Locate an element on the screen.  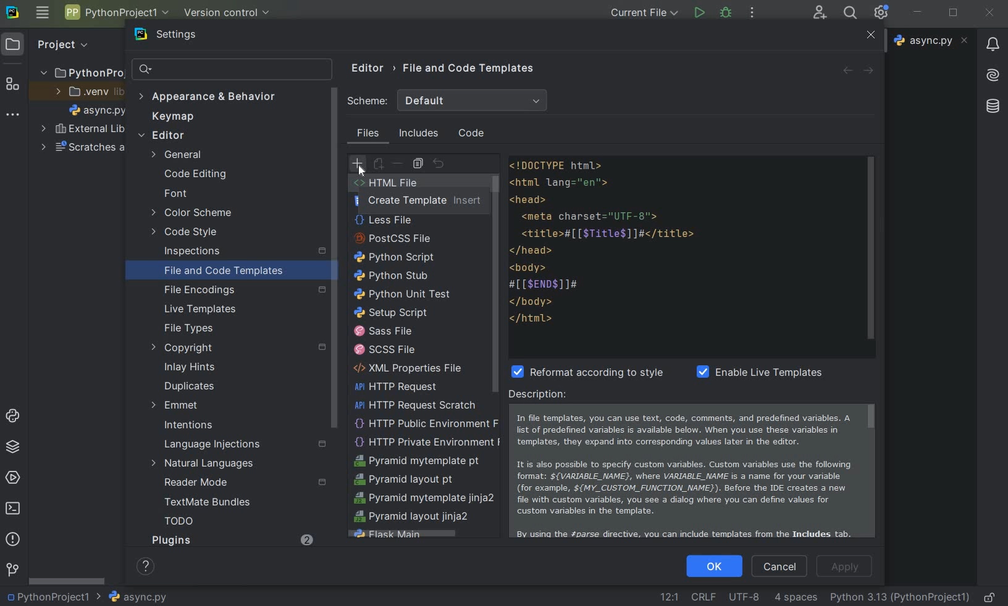
emmet is located at coordinates (187, 406).